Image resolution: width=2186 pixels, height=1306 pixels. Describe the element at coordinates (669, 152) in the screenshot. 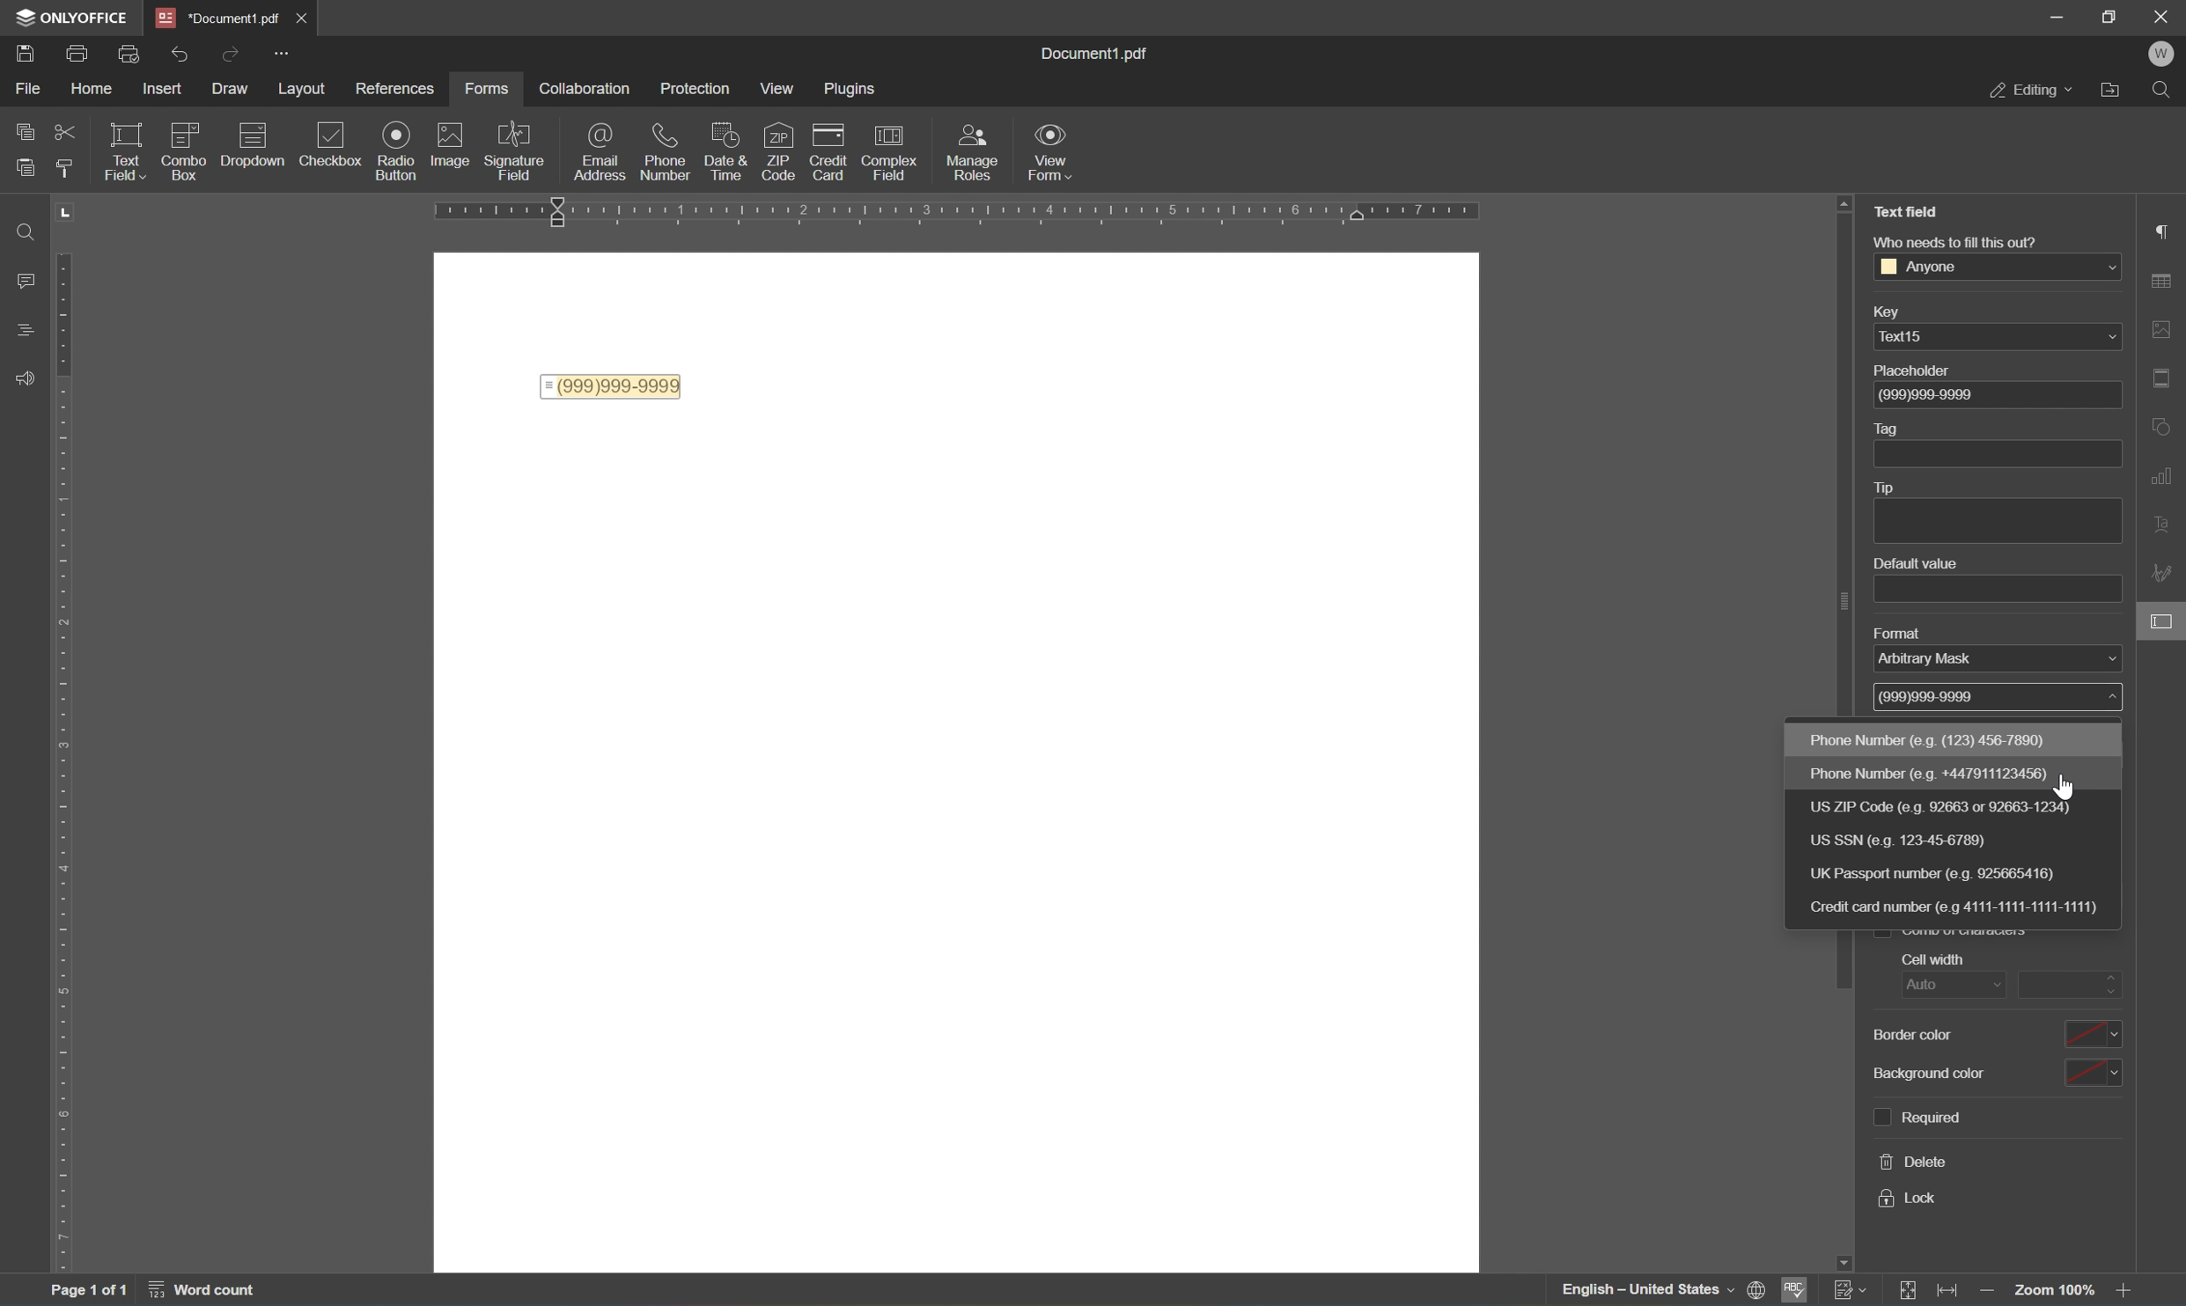

I see `phone number` at that location.